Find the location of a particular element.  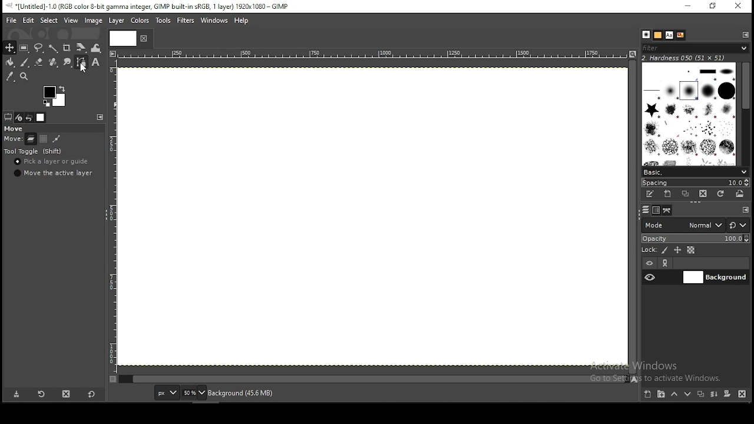

save tool preset is located at coordinates (15, 395).